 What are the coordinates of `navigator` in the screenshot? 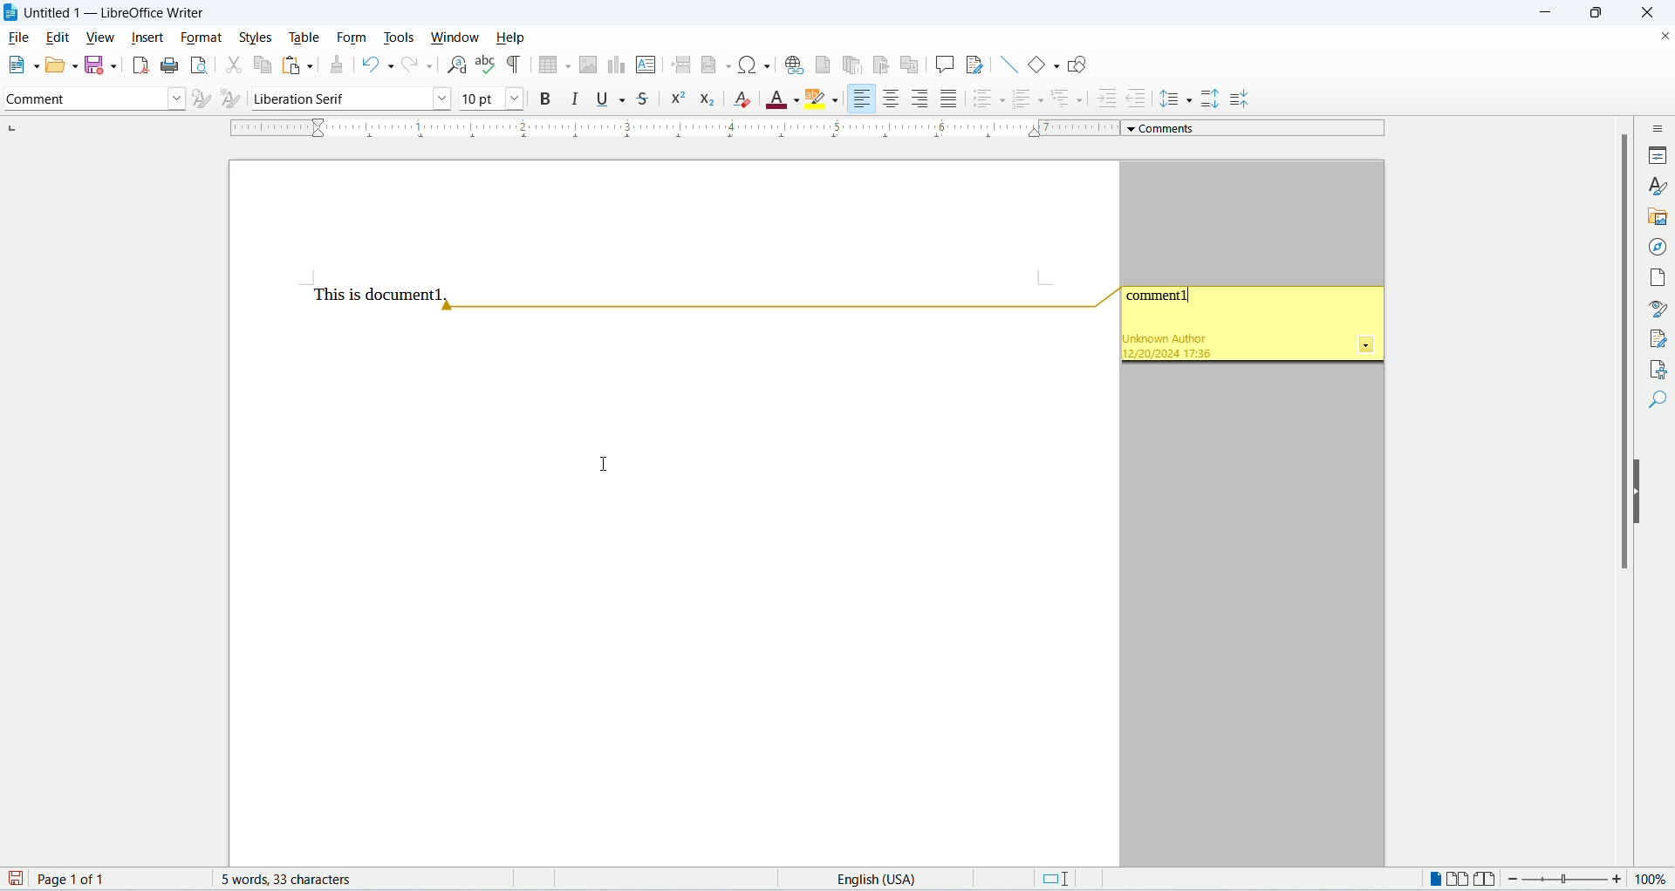 It's located at (1656, 247).